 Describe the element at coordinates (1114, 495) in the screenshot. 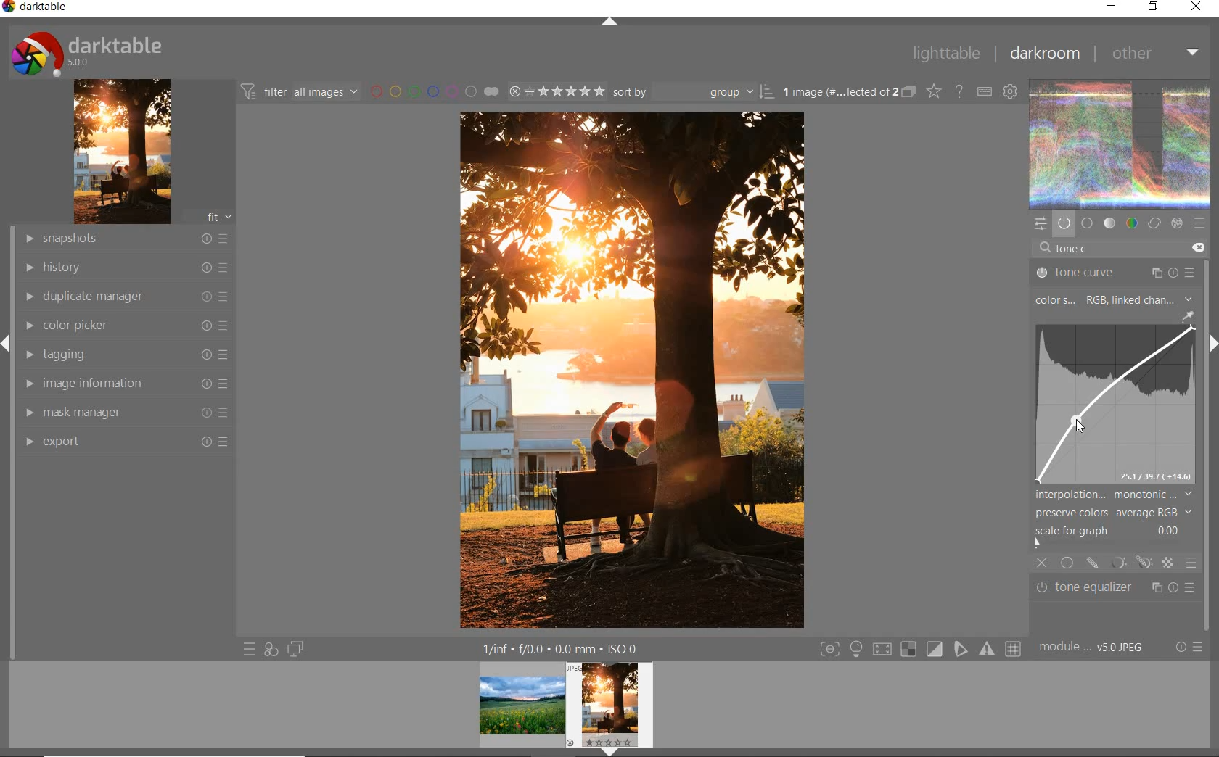

I see `interpolation` at that location.